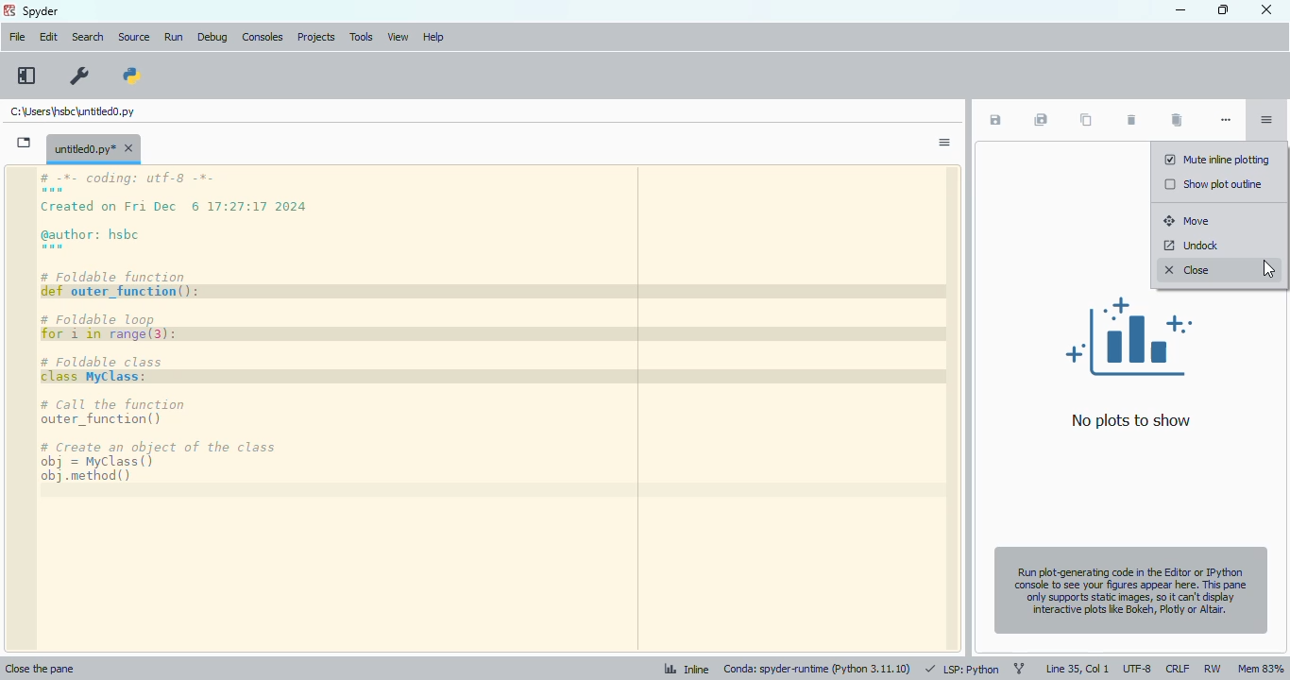 The image size is (1290, 680). Describe the element at coordinates (1265, 120) in the screenshot. I see `options` at that location.